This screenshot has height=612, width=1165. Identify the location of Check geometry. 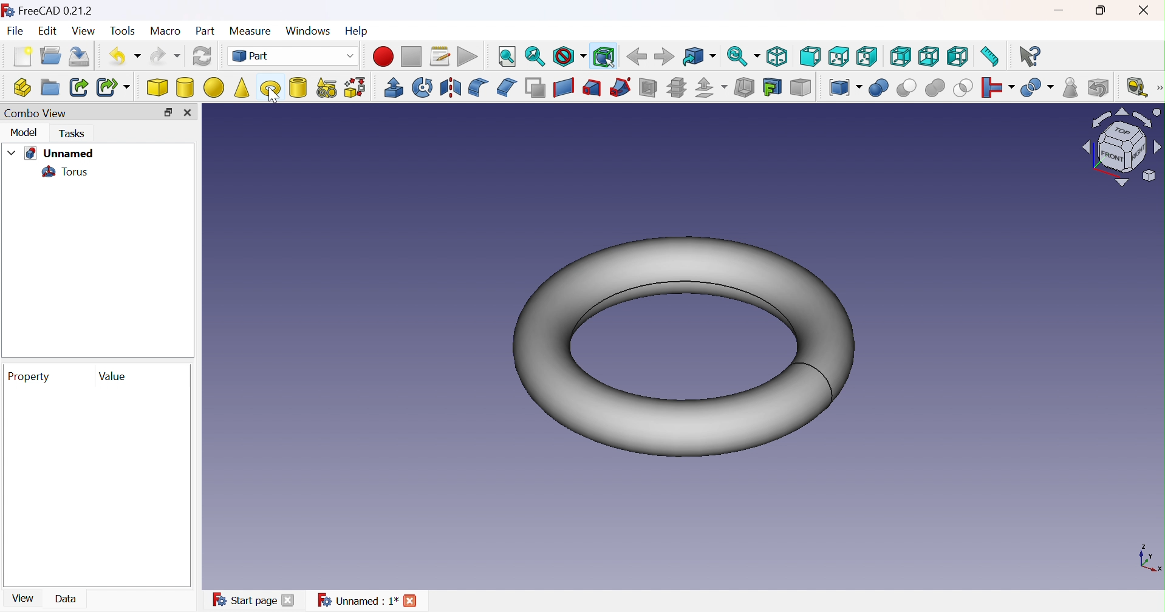
(1070, 87).